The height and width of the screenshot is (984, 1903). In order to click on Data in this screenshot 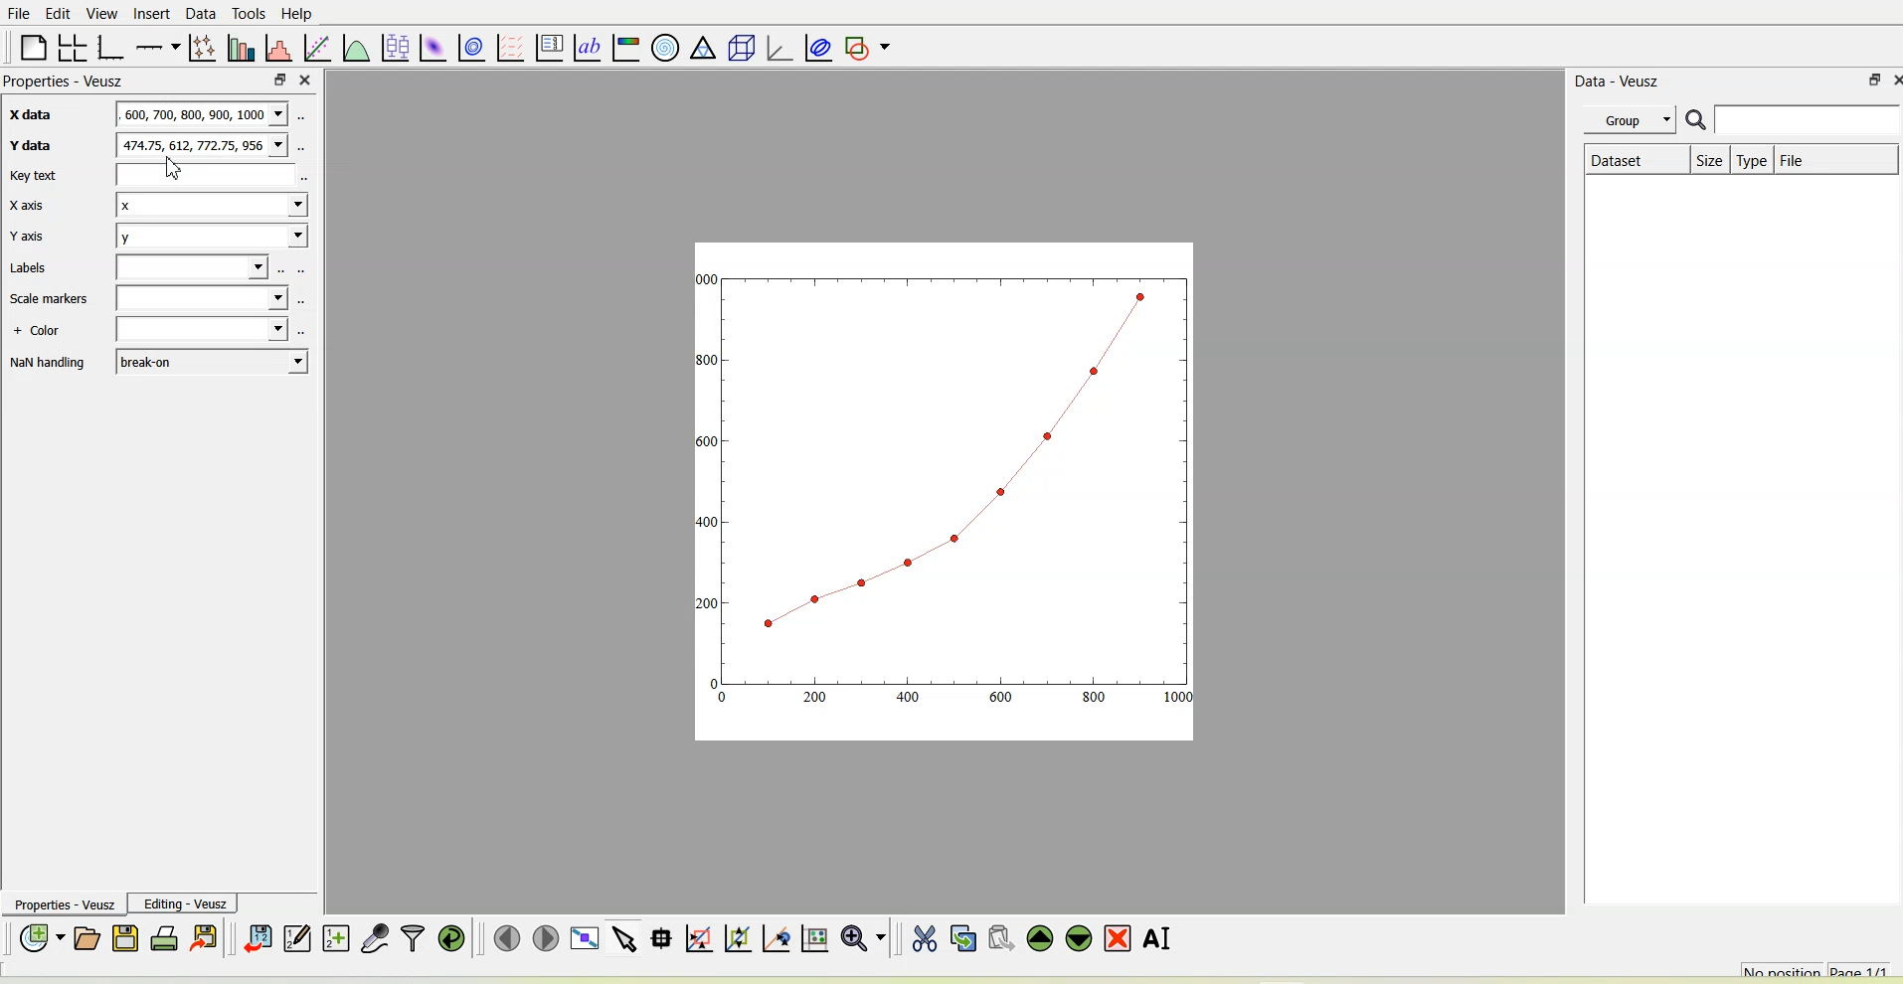, I will do `click(198, 13)`.